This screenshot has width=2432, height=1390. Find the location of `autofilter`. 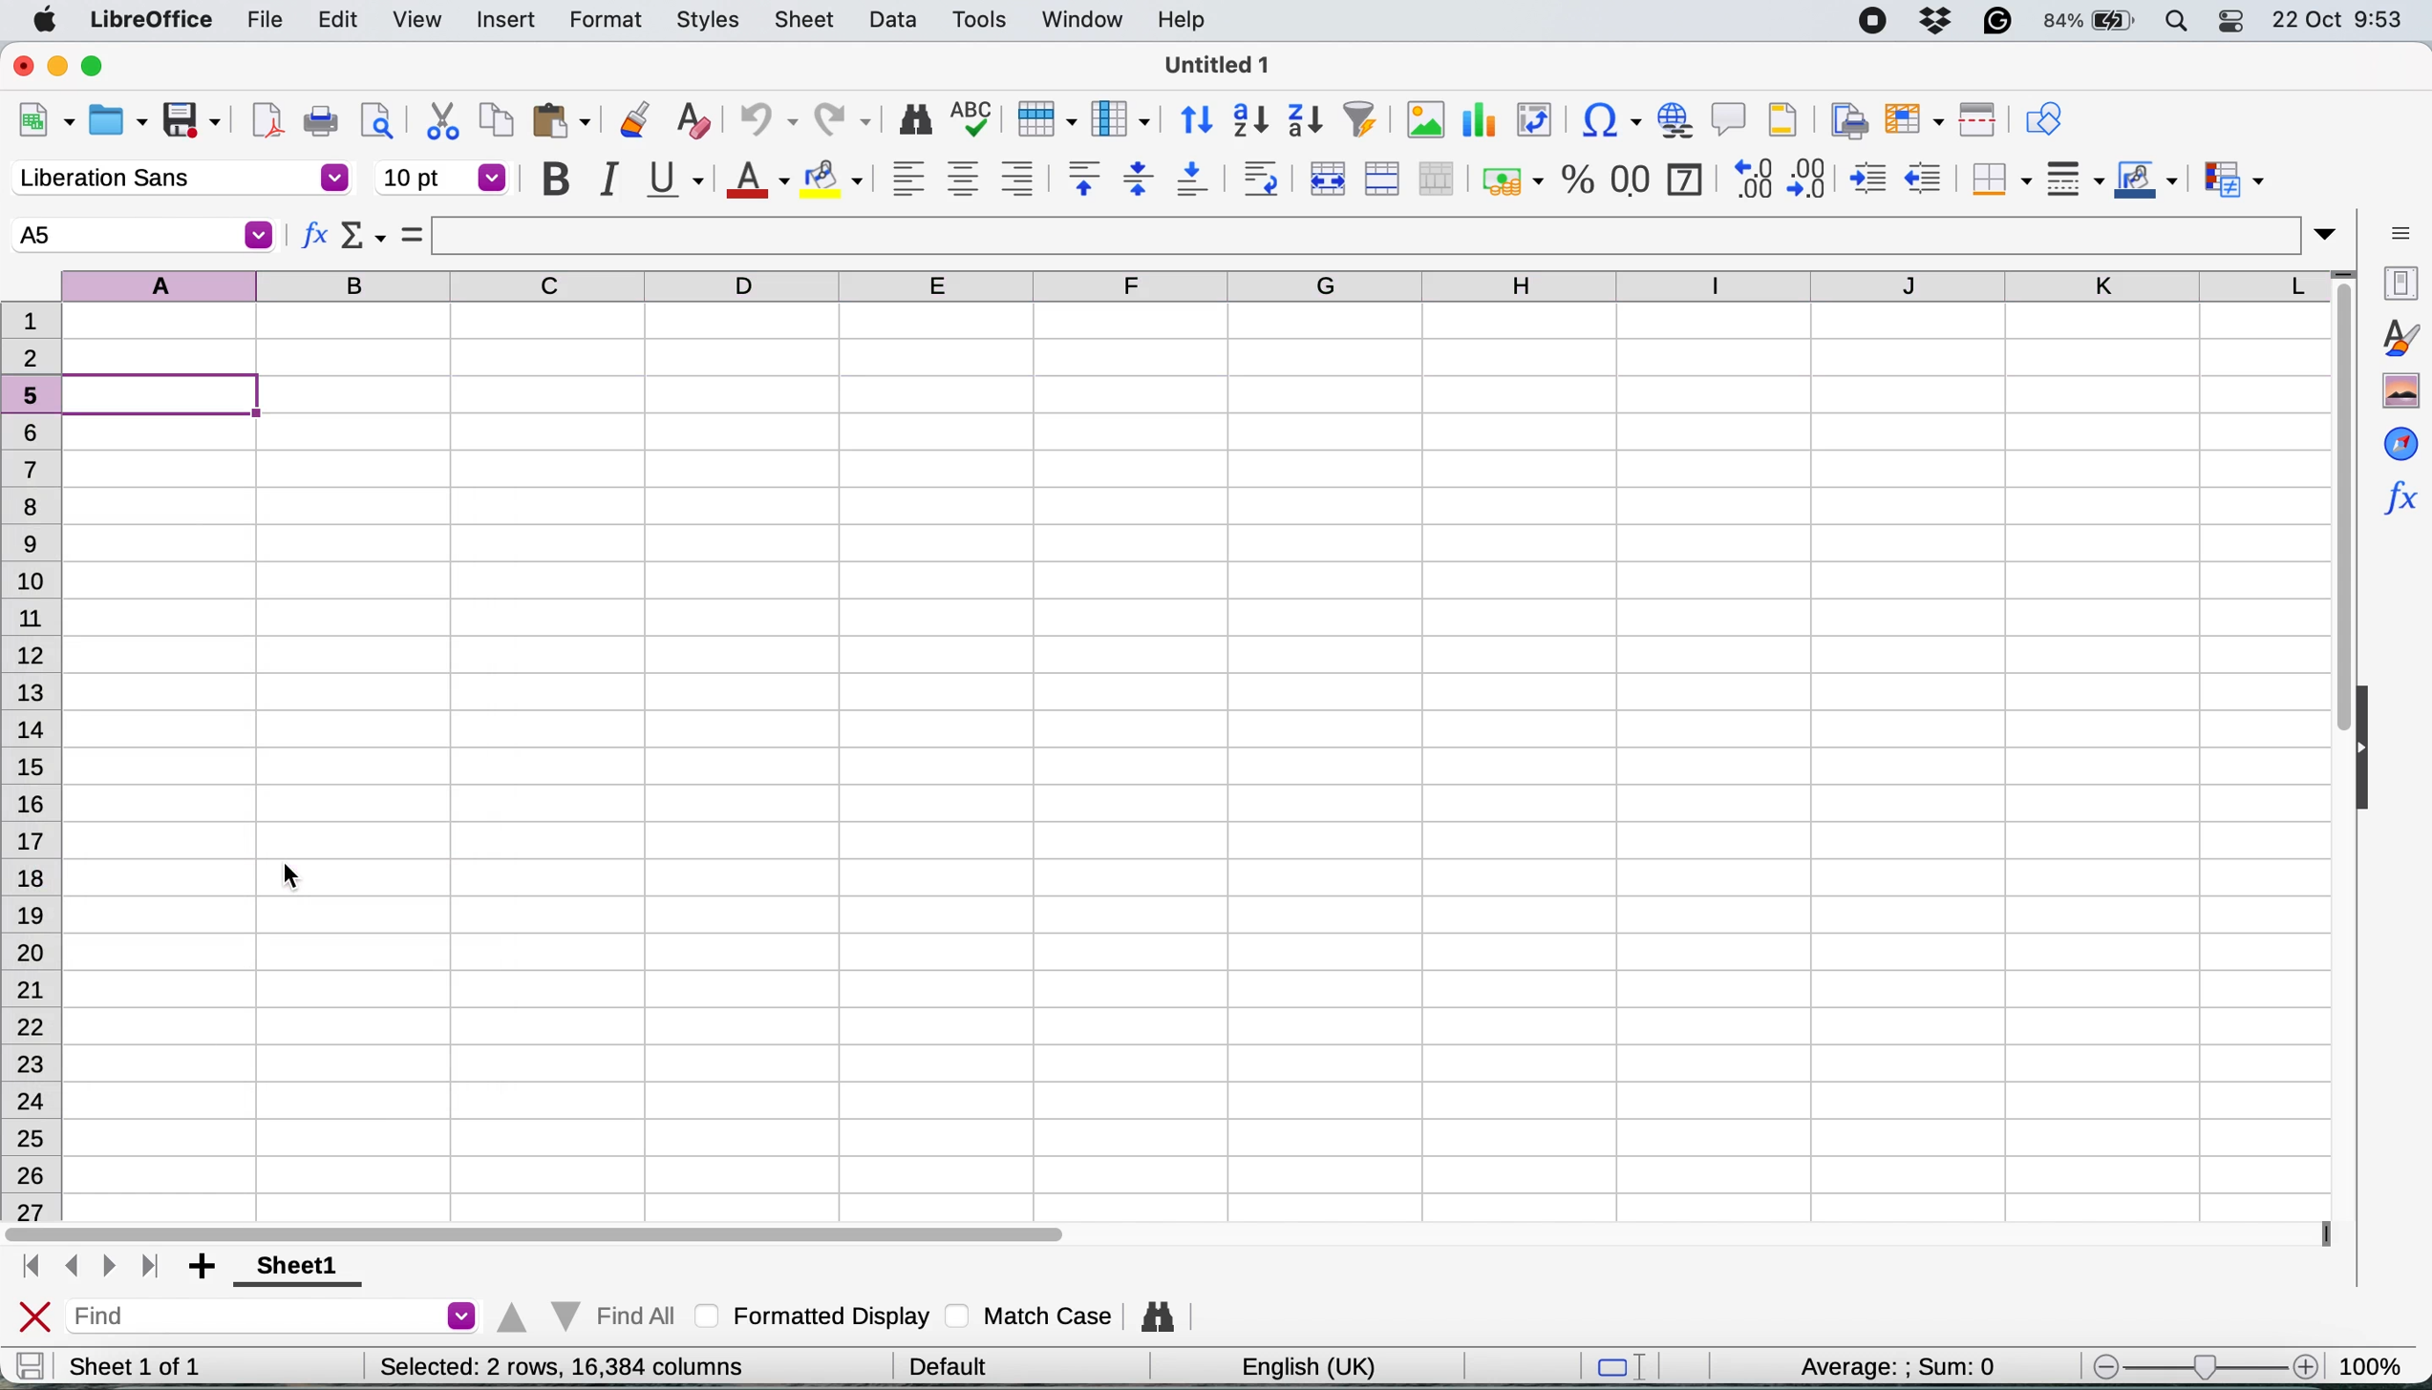

autofilter is located at coordinates (1359, 120).